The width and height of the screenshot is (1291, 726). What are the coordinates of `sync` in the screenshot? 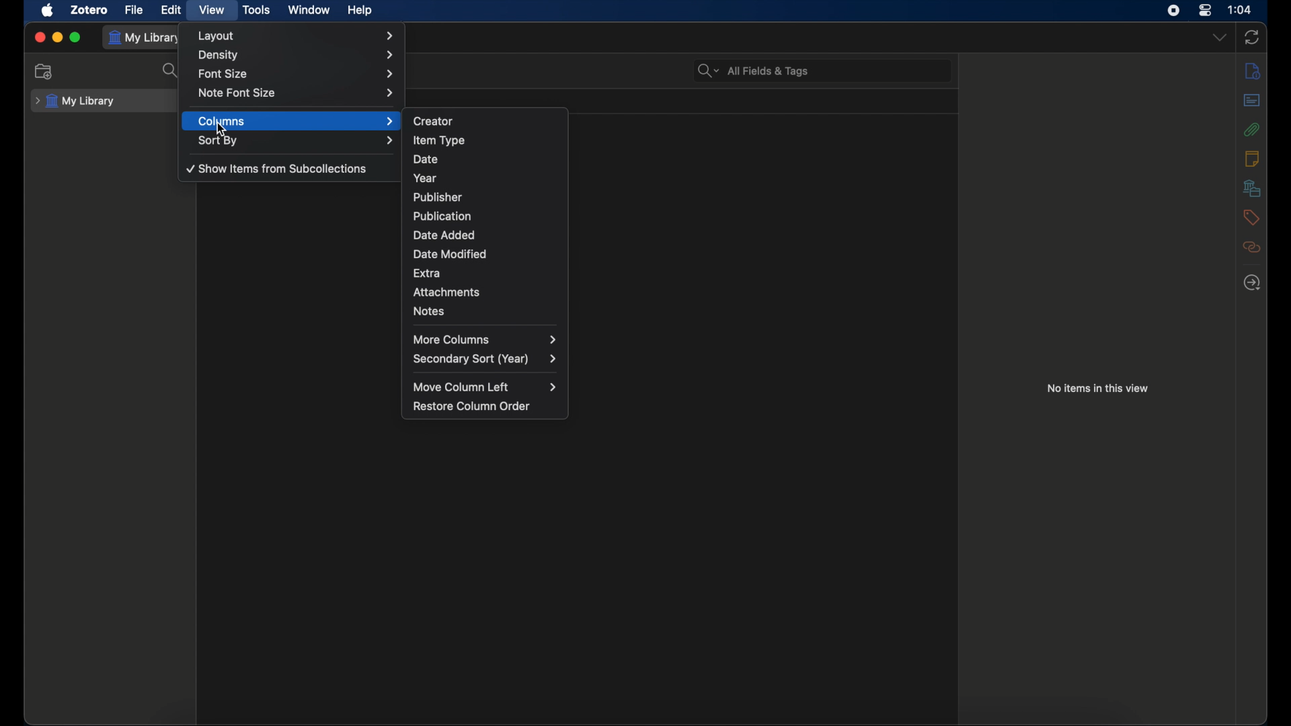 It's located at (1252, 37).